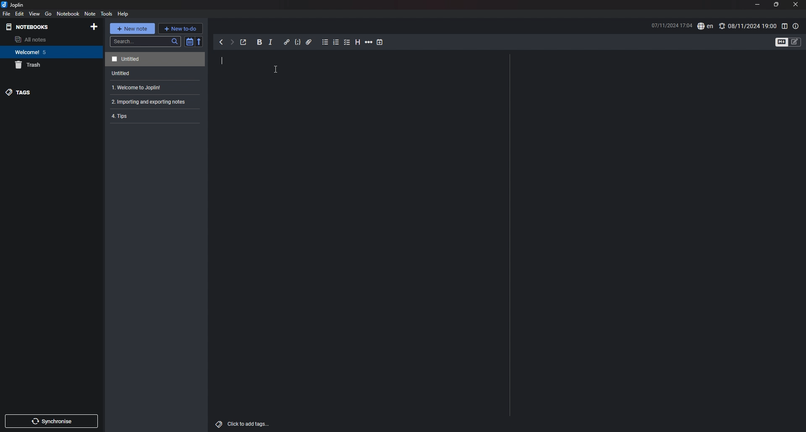 The height and width of the screenshot is (432, 806). Describe the element at coordinates (156, 87) in the screenshot. I see `note` at that location.